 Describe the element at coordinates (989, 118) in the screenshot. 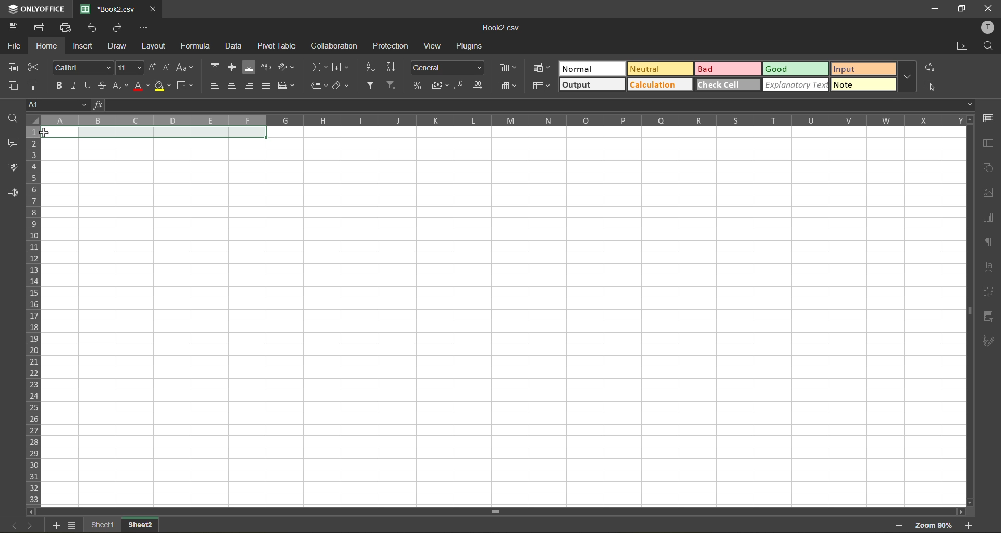

I see `call settings` at that location.